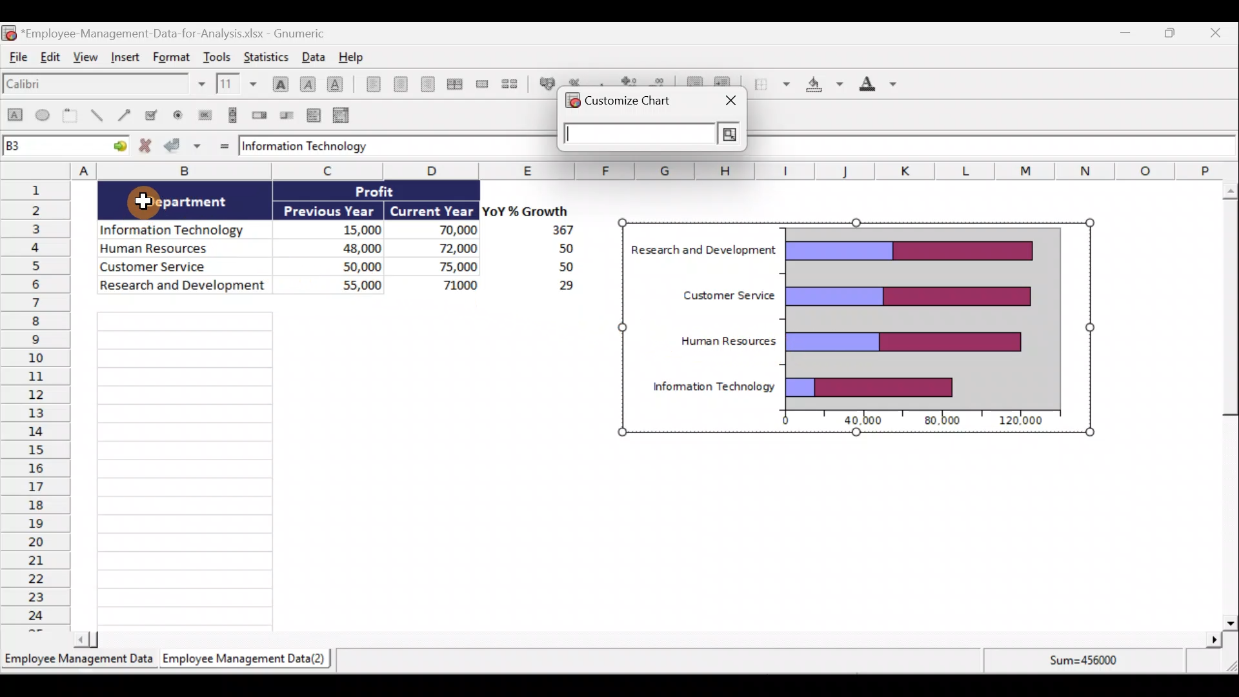 The image size is (1239, 697). Describe the element at coordinates (727, 341) in the screenshot. I see `Human Resources` at that location.